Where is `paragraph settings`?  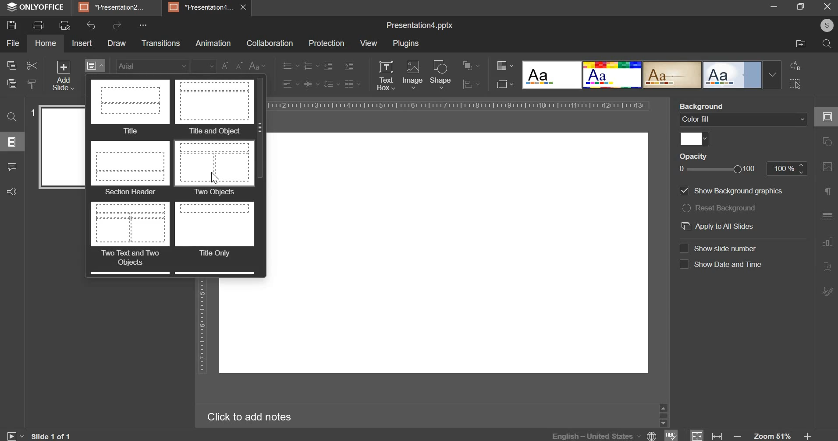 paragraph settings is located at coordinates (826, 192).